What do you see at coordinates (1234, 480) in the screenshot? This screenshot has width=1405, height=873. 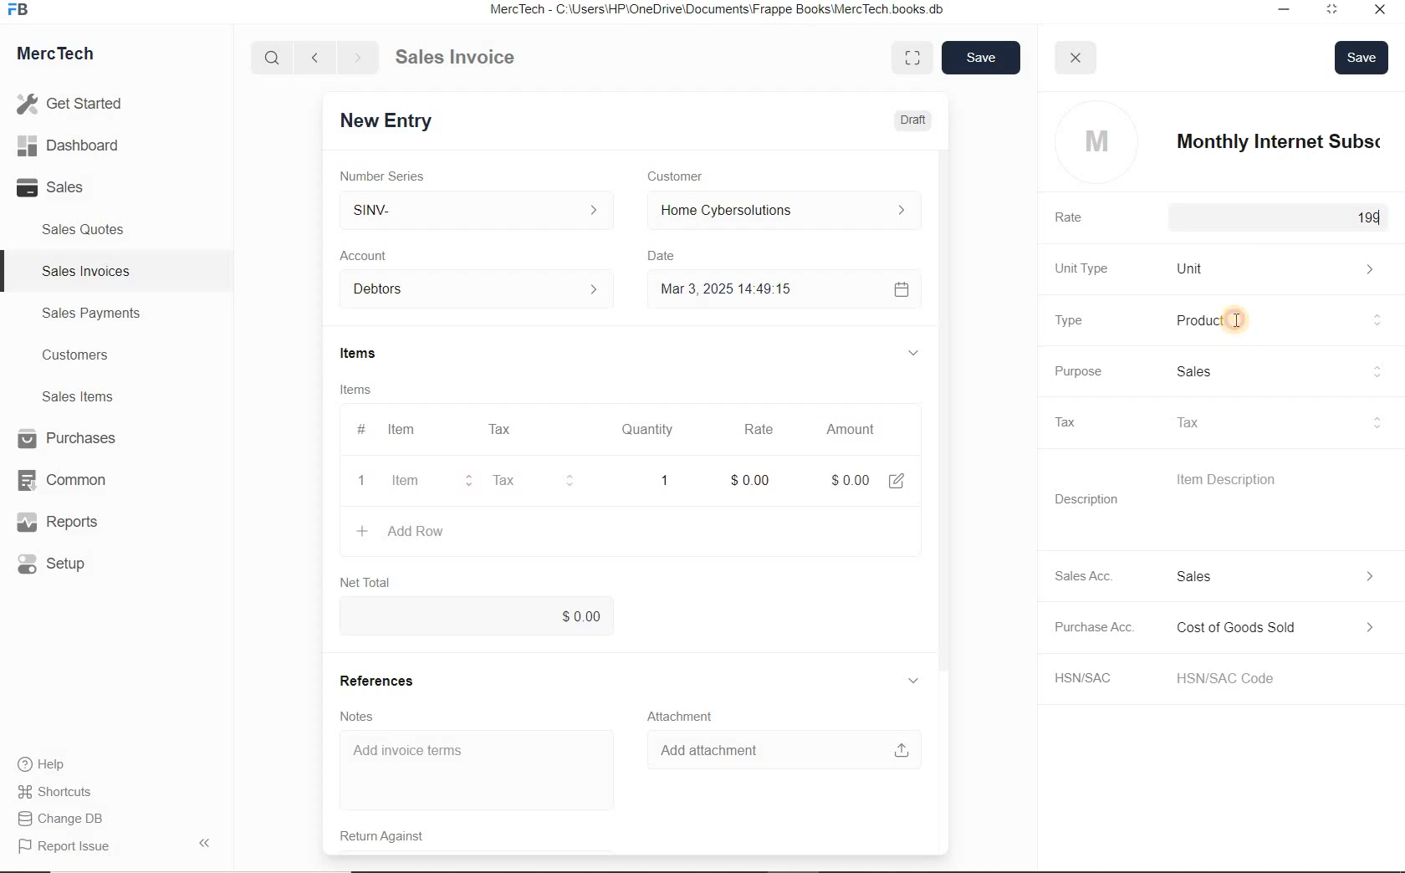 I see `Item Description` at bounding box center [1234, 480].